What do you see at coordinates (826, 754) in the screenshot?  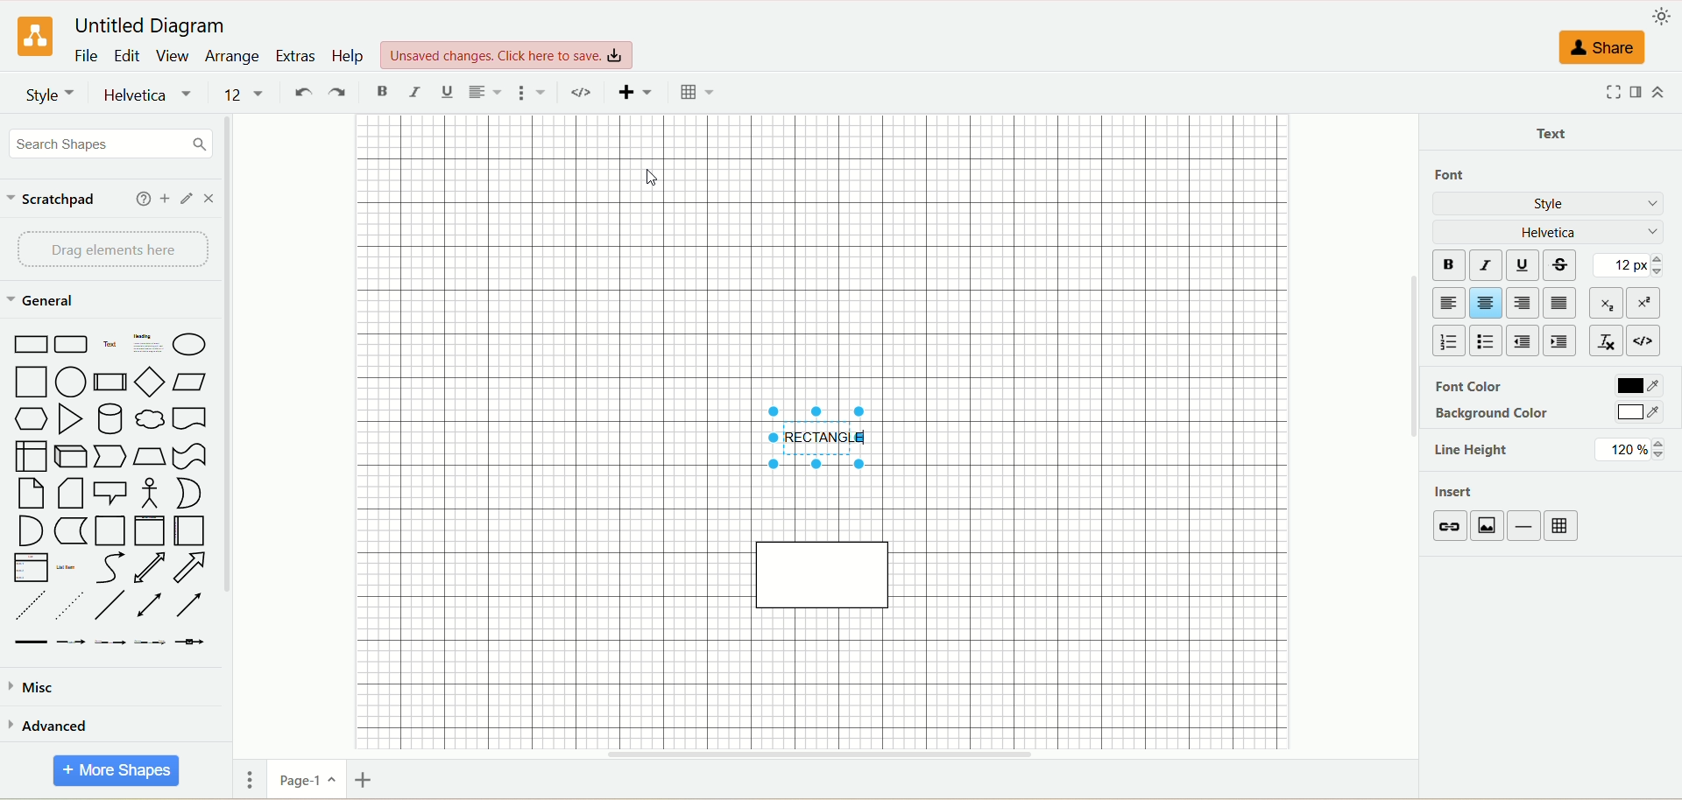 I see `horizontal scroll bar` at bounding box center [826, 754].